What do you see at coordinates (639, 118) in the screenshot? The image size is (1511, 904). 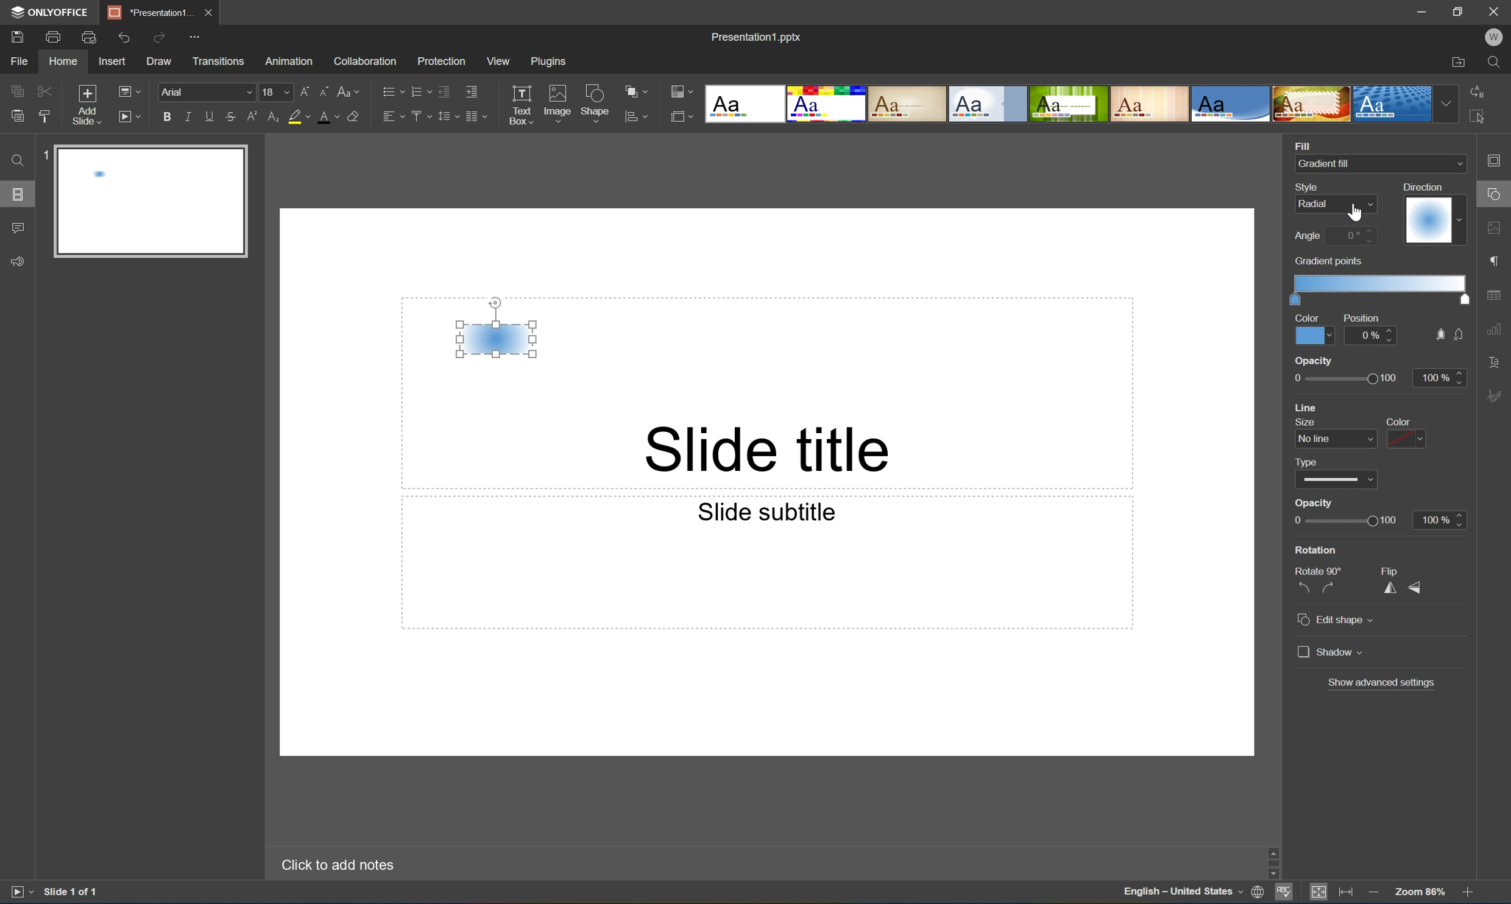 I see `align shape` at bounding box center [639, 118].